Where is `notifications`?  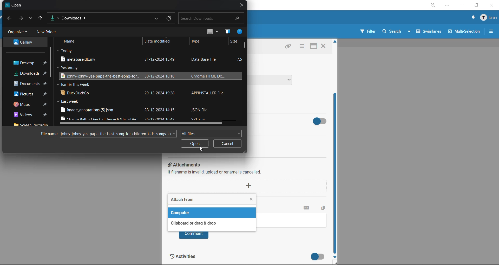
notifications is located at coordinates (473, 17).